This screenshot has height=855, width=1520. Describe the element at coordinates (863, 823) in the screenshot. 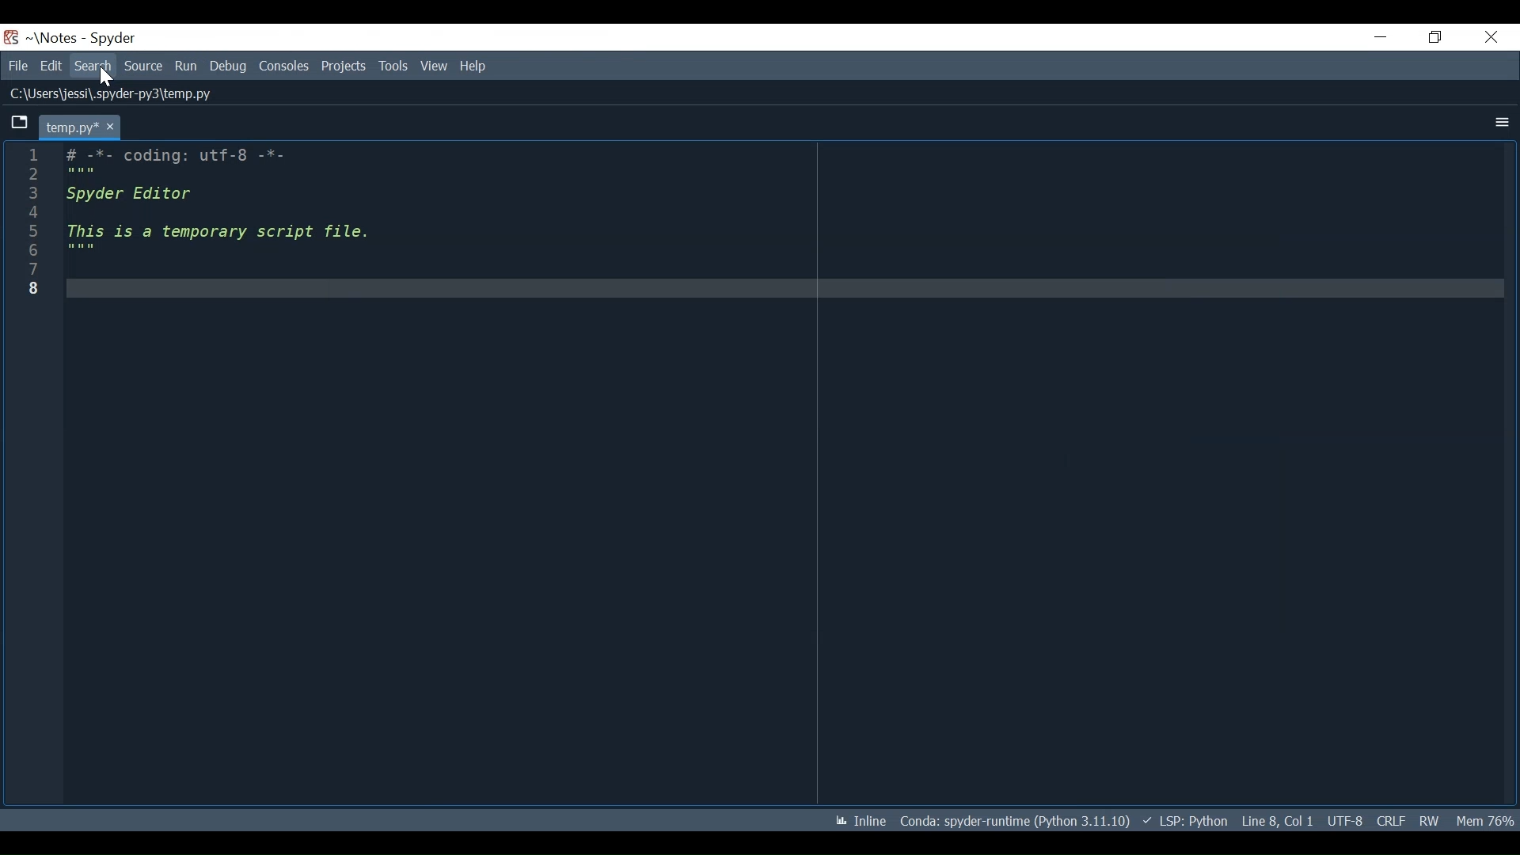

I see `Toggle inline and interactive Matplotlib plotting` at that location.